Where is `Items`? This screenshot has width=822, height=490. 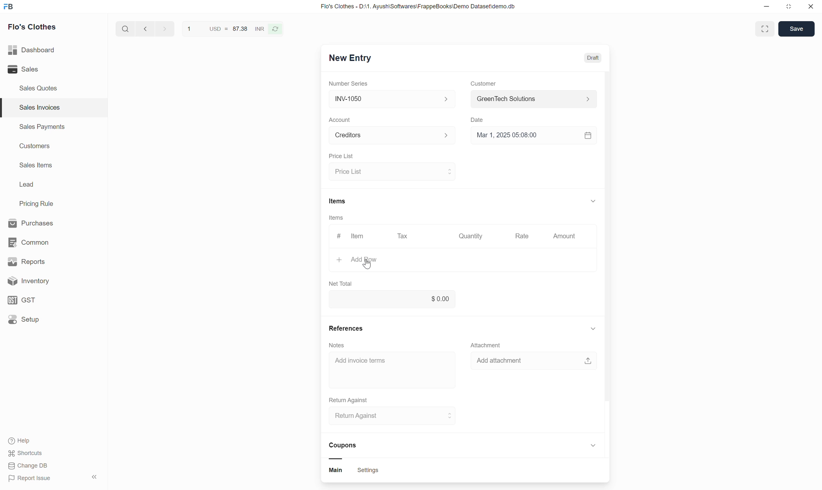
Items is located at coordinates (336, 219).